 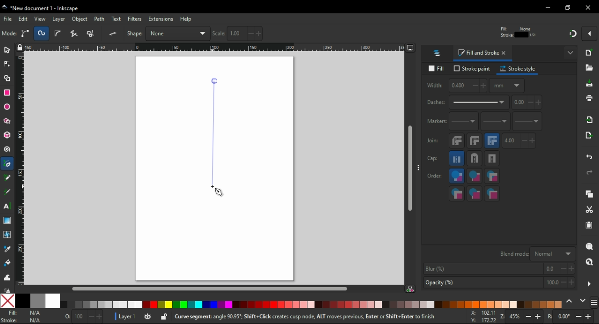 I want to click on horizontal coordinates, so click(x=244, y=34).